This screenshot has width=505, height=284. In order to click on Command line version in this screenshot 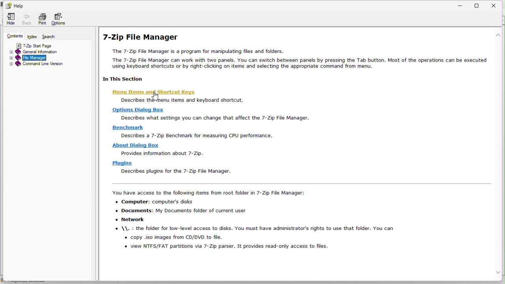, I will do `click(47, 65)`.